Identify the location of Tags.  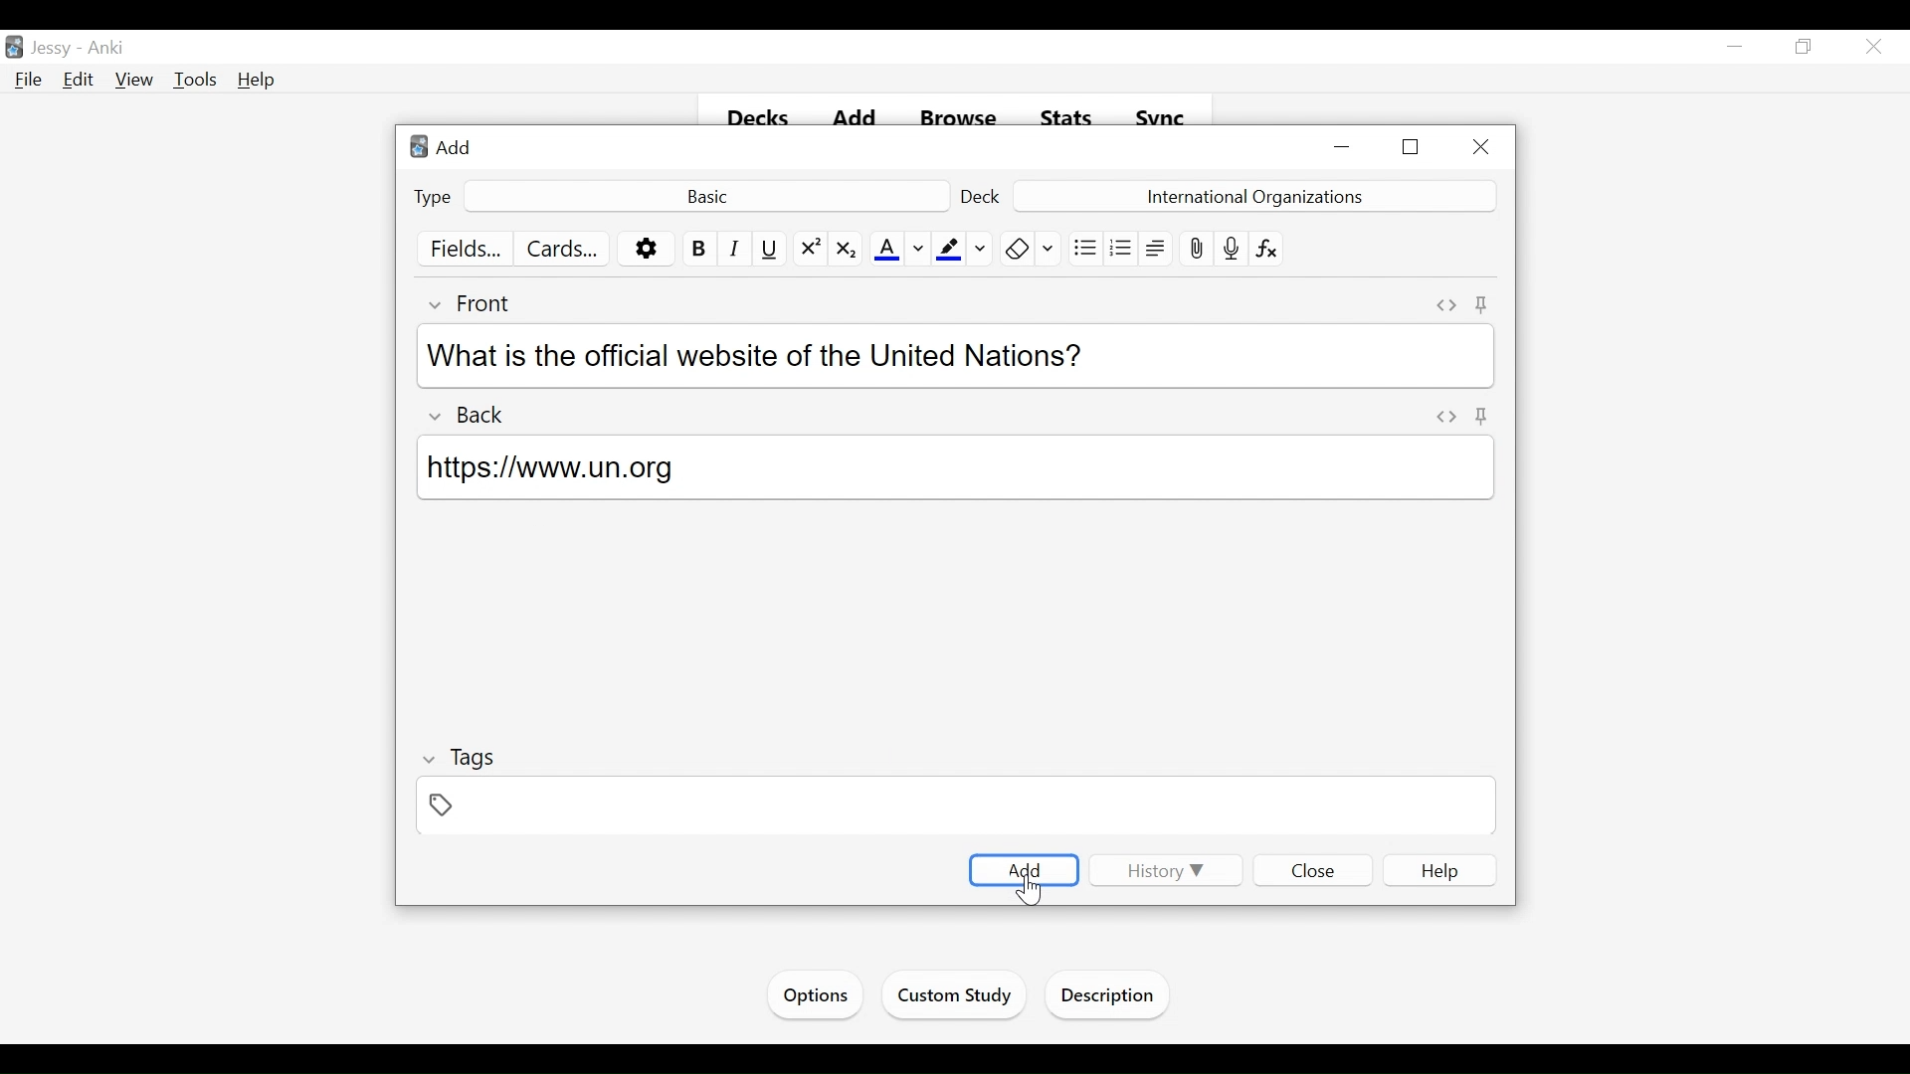
(462, 757).